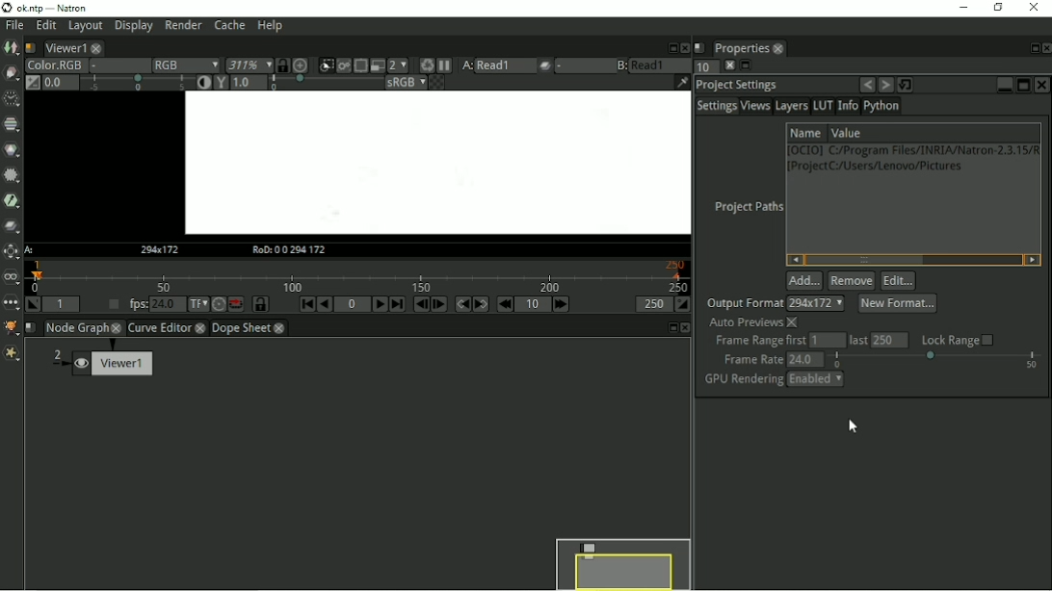  What do you see at coordinates (134, 26) in the screenshot?
I see `Display` at bounding box center [134, 26].